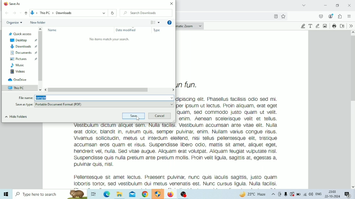 The height and width of the screenshot is (199, 355). I want to click on Time, so click(332, 192).